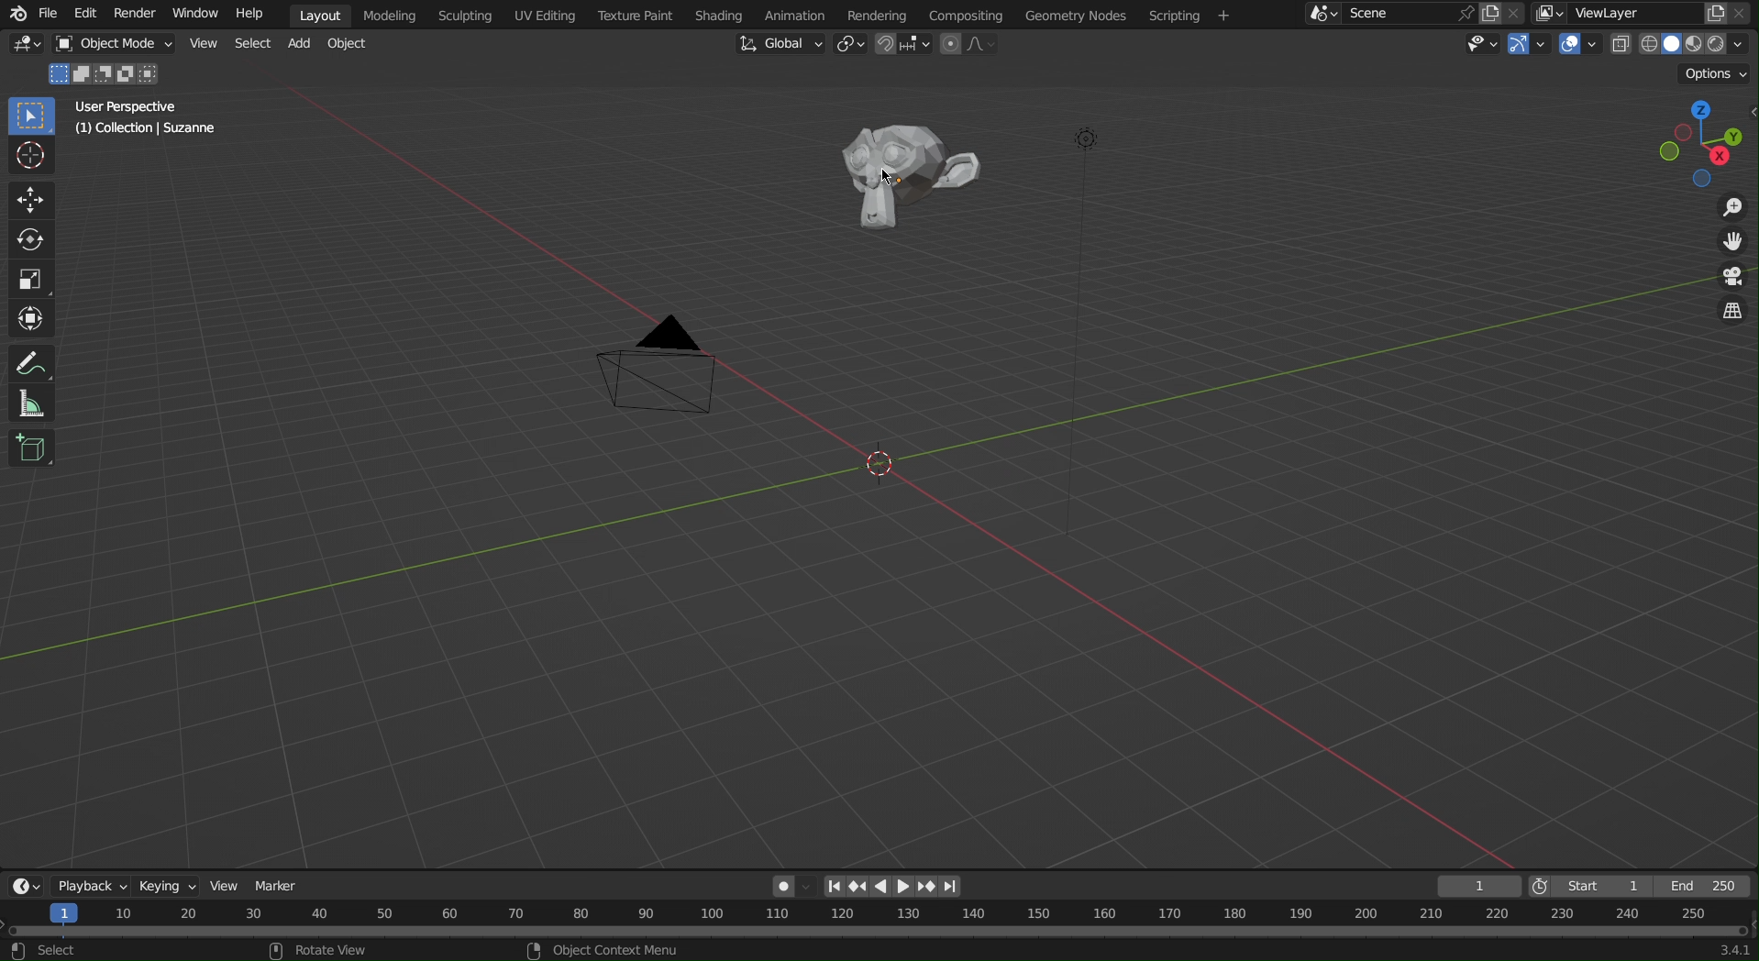  What do you see at coordinates (252, 48) in the screenshot?
I see `Select` at bounding box center [252, 48].